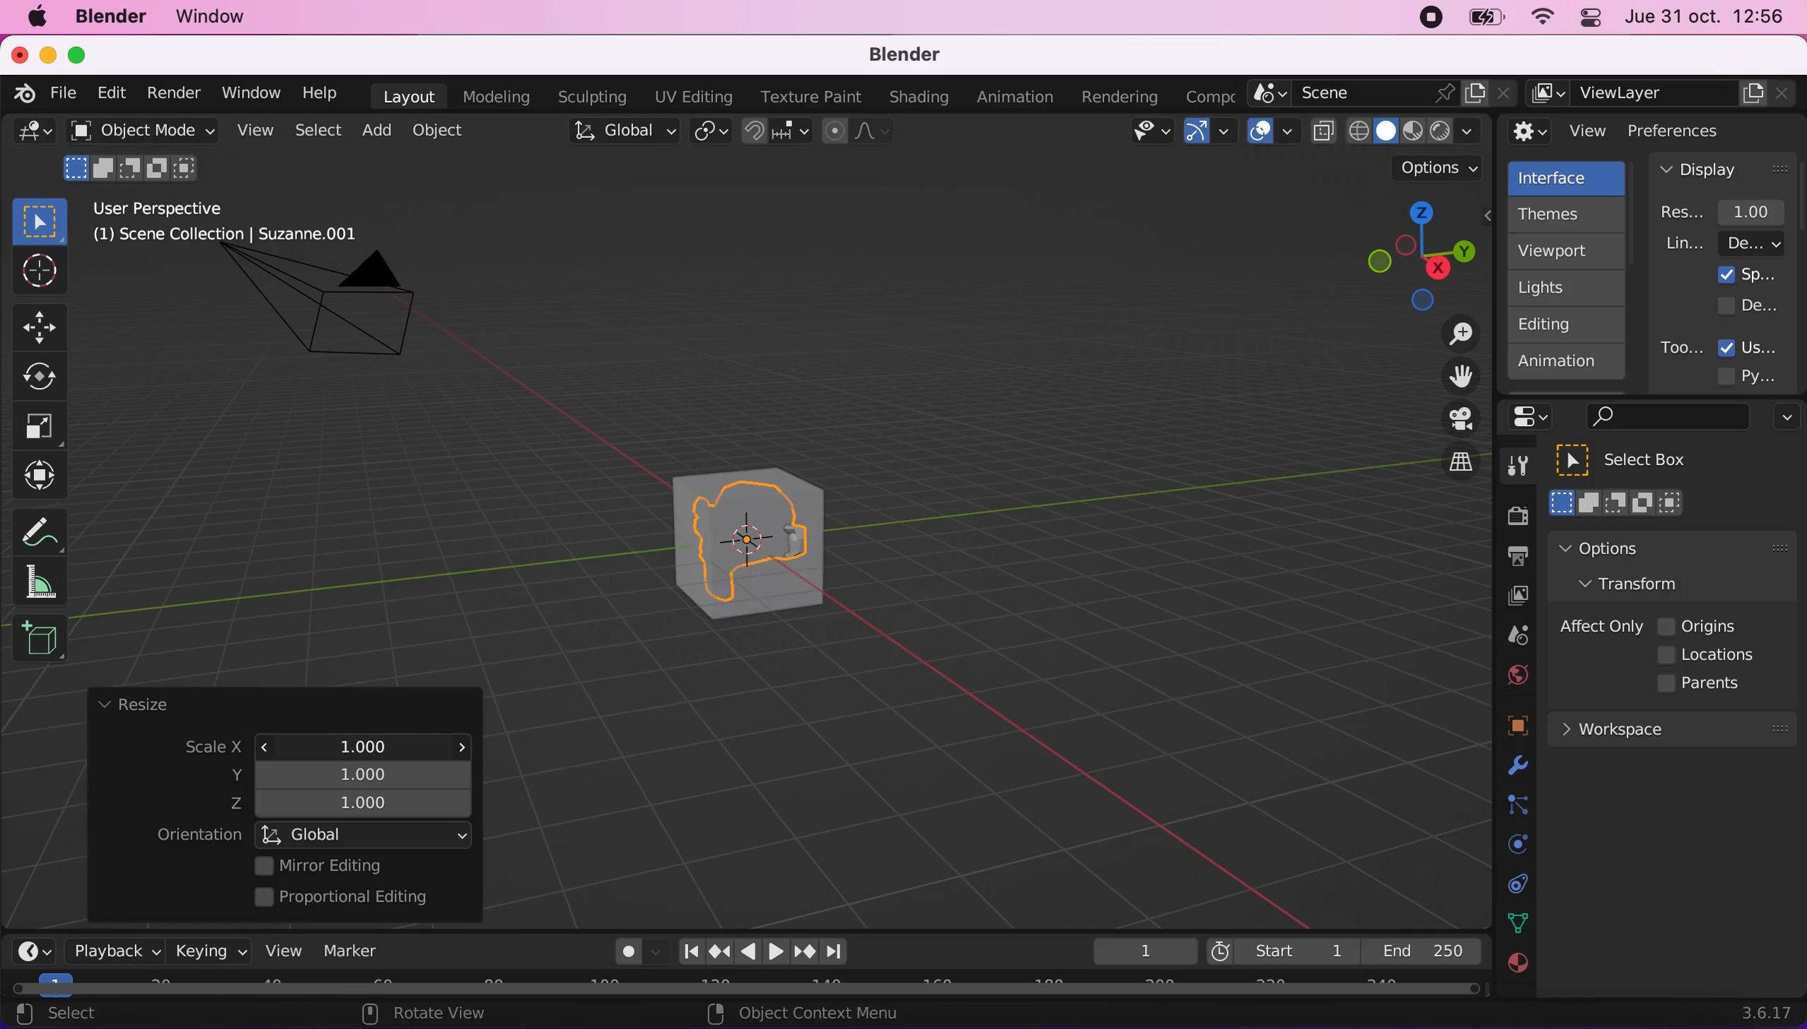 The height and width of the screenshot is (1029, 1807). I want to click on jump to keyframe, so click(719, 951).